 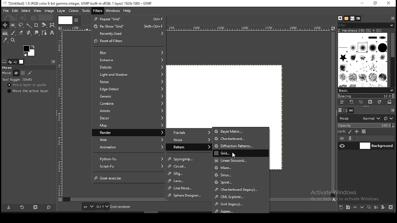 What do you see at coordinates (43, 25) in the screenshot?
I see `crop tool` at bounding box center [43, 25].